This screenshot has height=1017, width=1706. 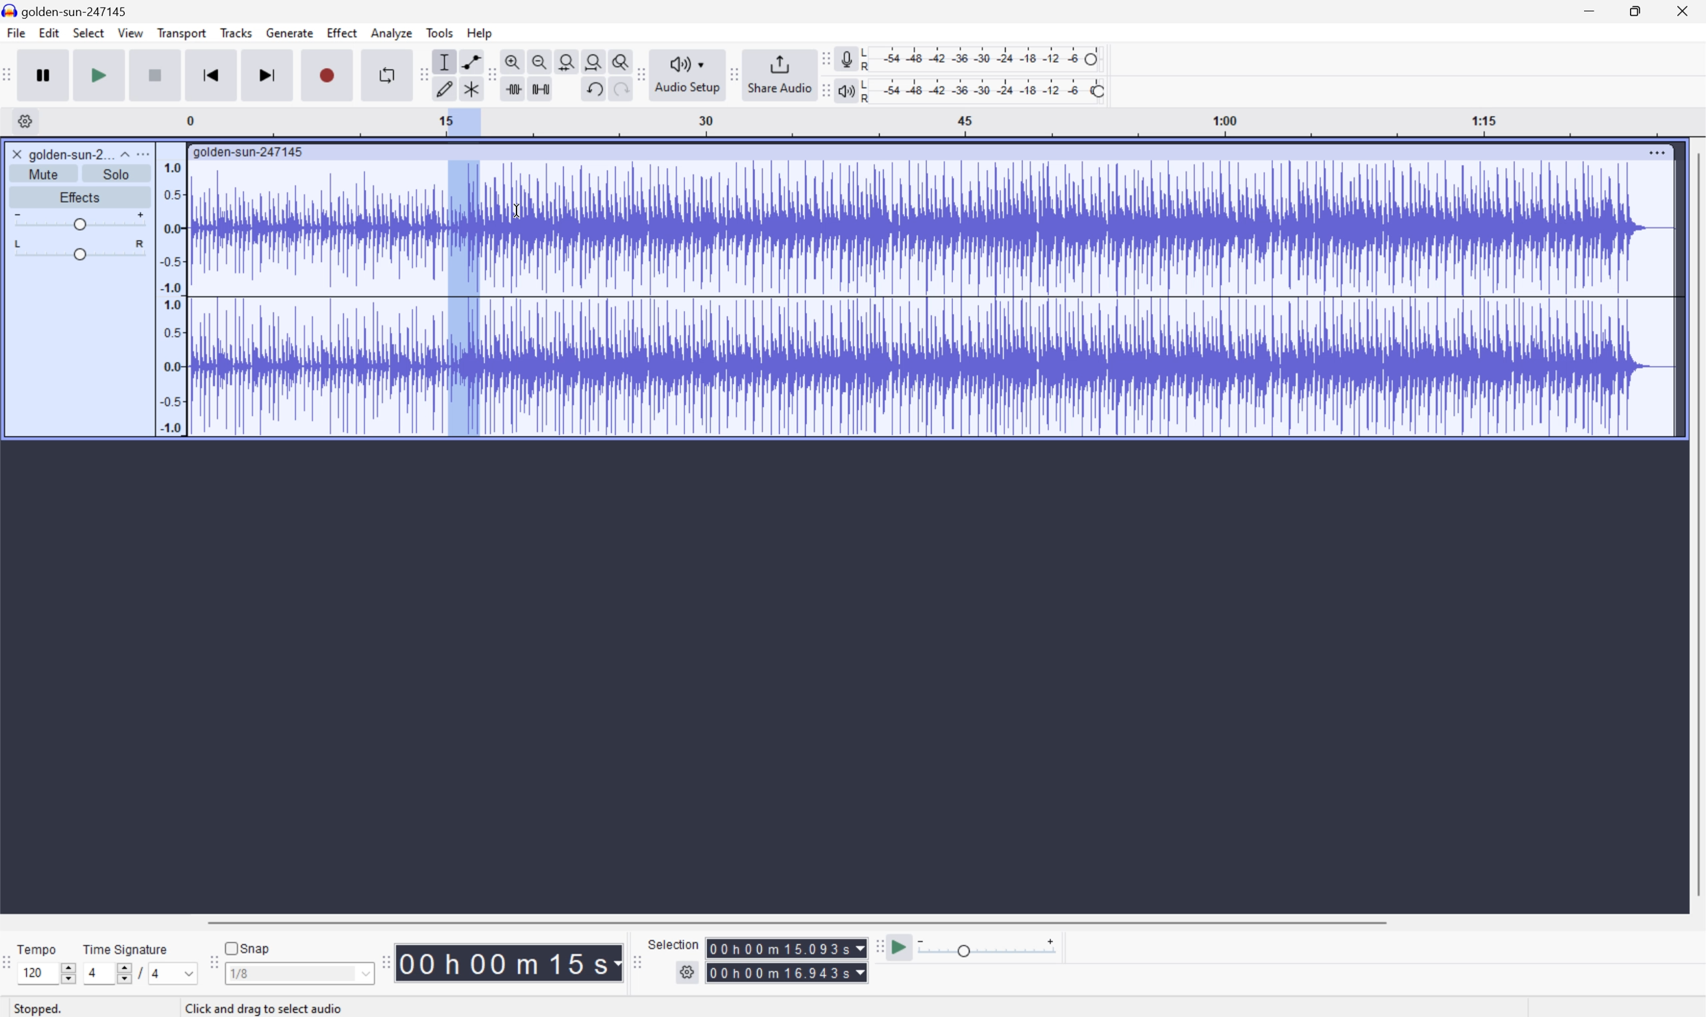 I want to click on Select, so click(x=88, y=34).